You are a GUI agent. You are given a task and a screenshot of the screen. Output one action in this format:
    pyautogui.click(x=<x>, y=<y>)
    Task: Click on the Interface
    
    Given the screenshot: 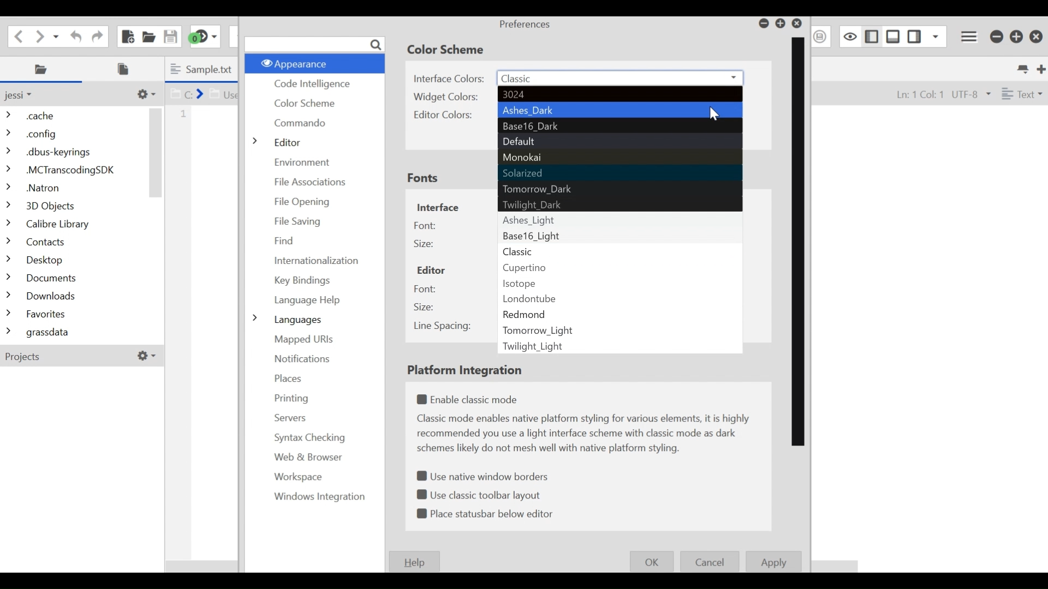 What is the action you would take?
    pyautogui.click(x=438, y=206)
    